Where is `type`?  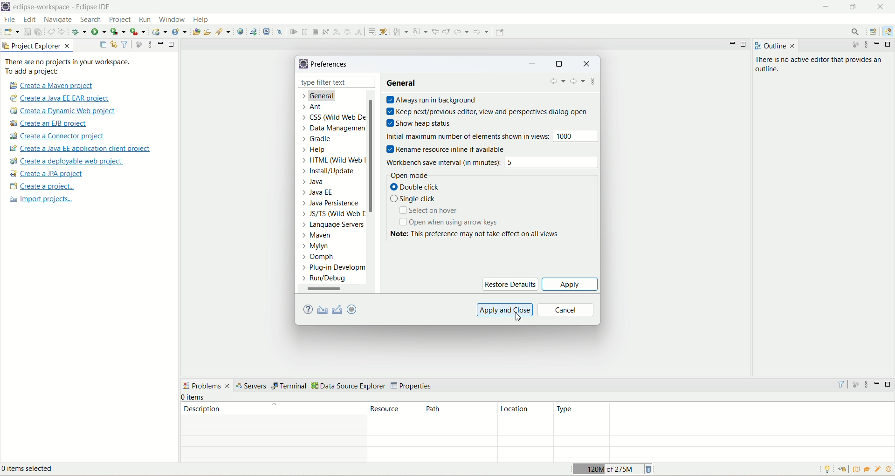
type is located at coordinates (723, 414).